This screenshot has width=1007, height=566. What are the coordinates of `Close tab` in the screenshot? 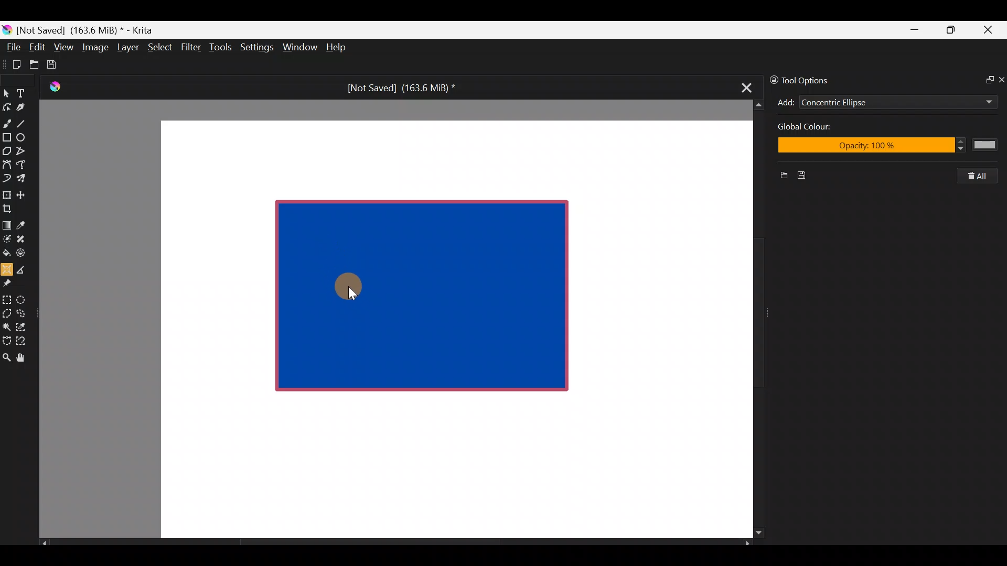 It's located at (743, 86).